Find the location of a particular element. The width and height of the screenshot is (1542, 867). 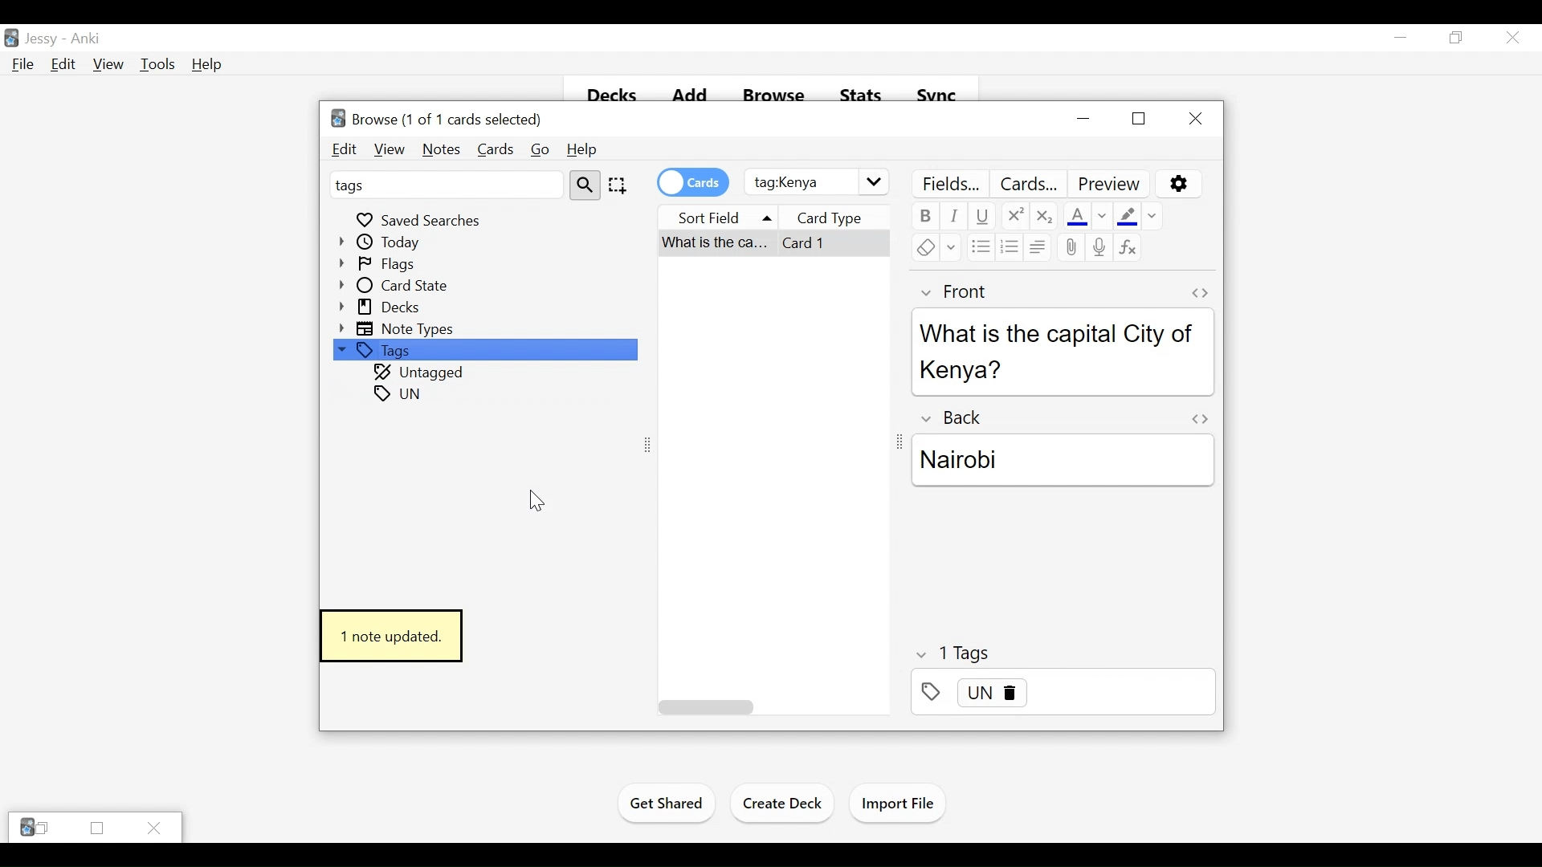

User Profile is located at coordinates (41, 40).